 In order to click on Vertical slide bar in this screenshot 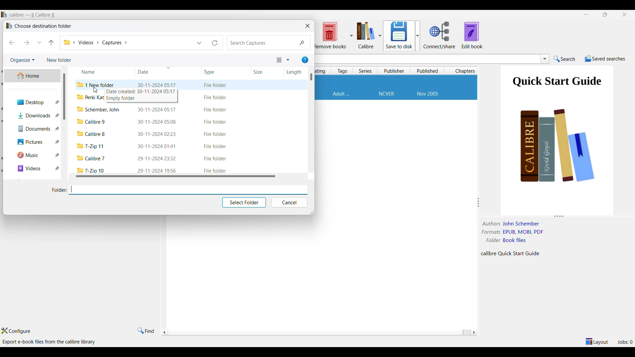, I will do `click(312, 77)`.